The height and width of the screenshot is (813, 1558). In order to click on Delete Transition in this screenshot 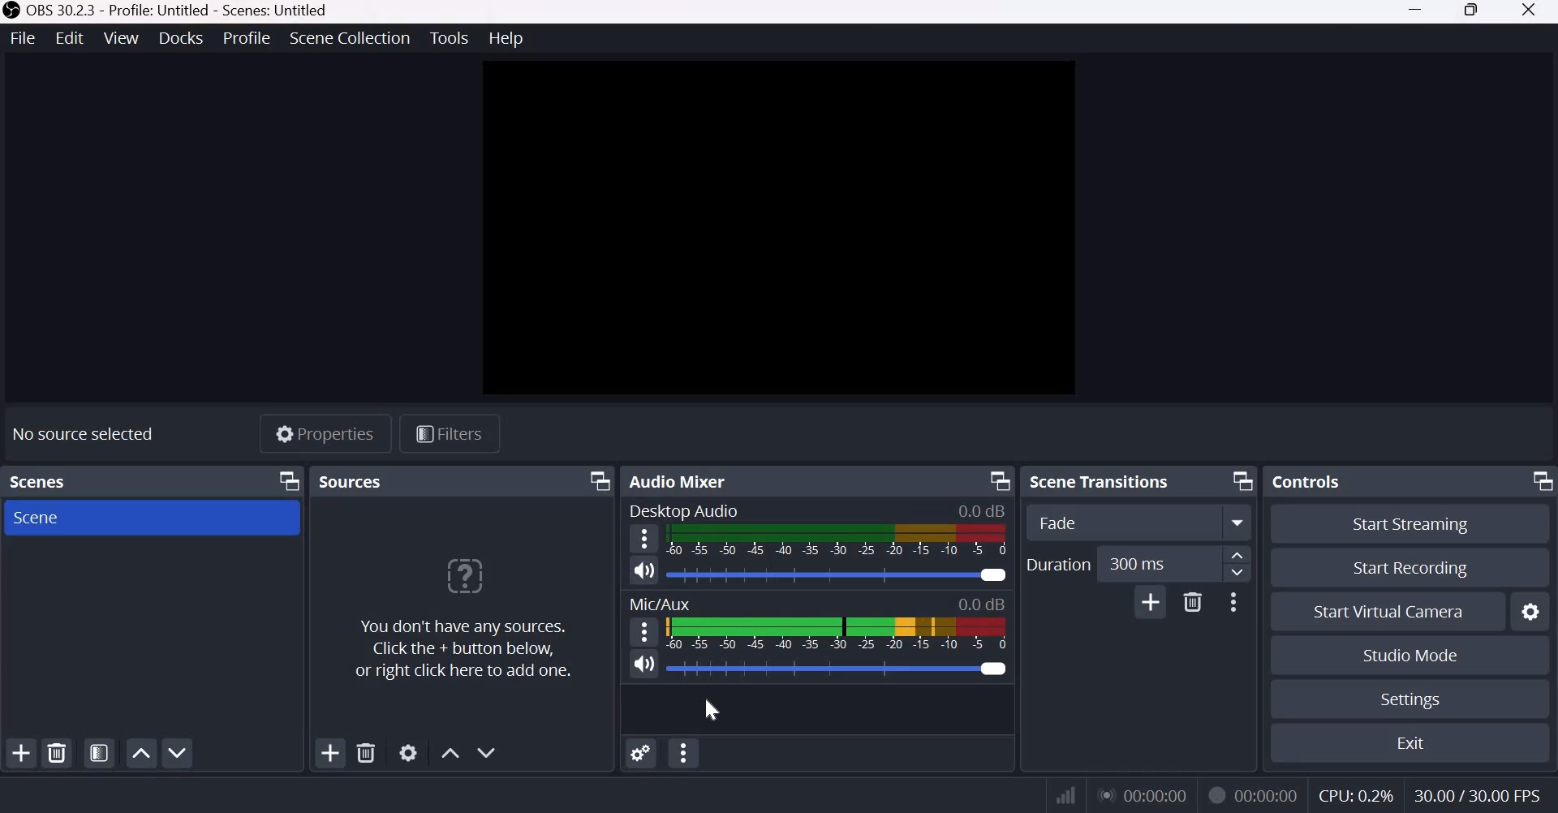, I will do `click(1194, 601)`.